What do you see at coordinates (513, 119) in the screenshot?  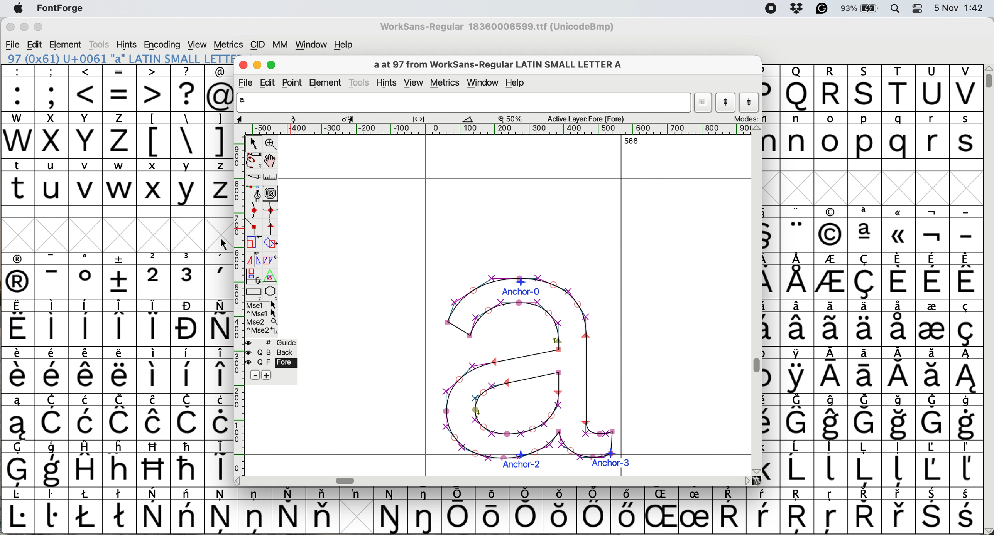 I see `zoom scale` at bounding box center [513, 119].